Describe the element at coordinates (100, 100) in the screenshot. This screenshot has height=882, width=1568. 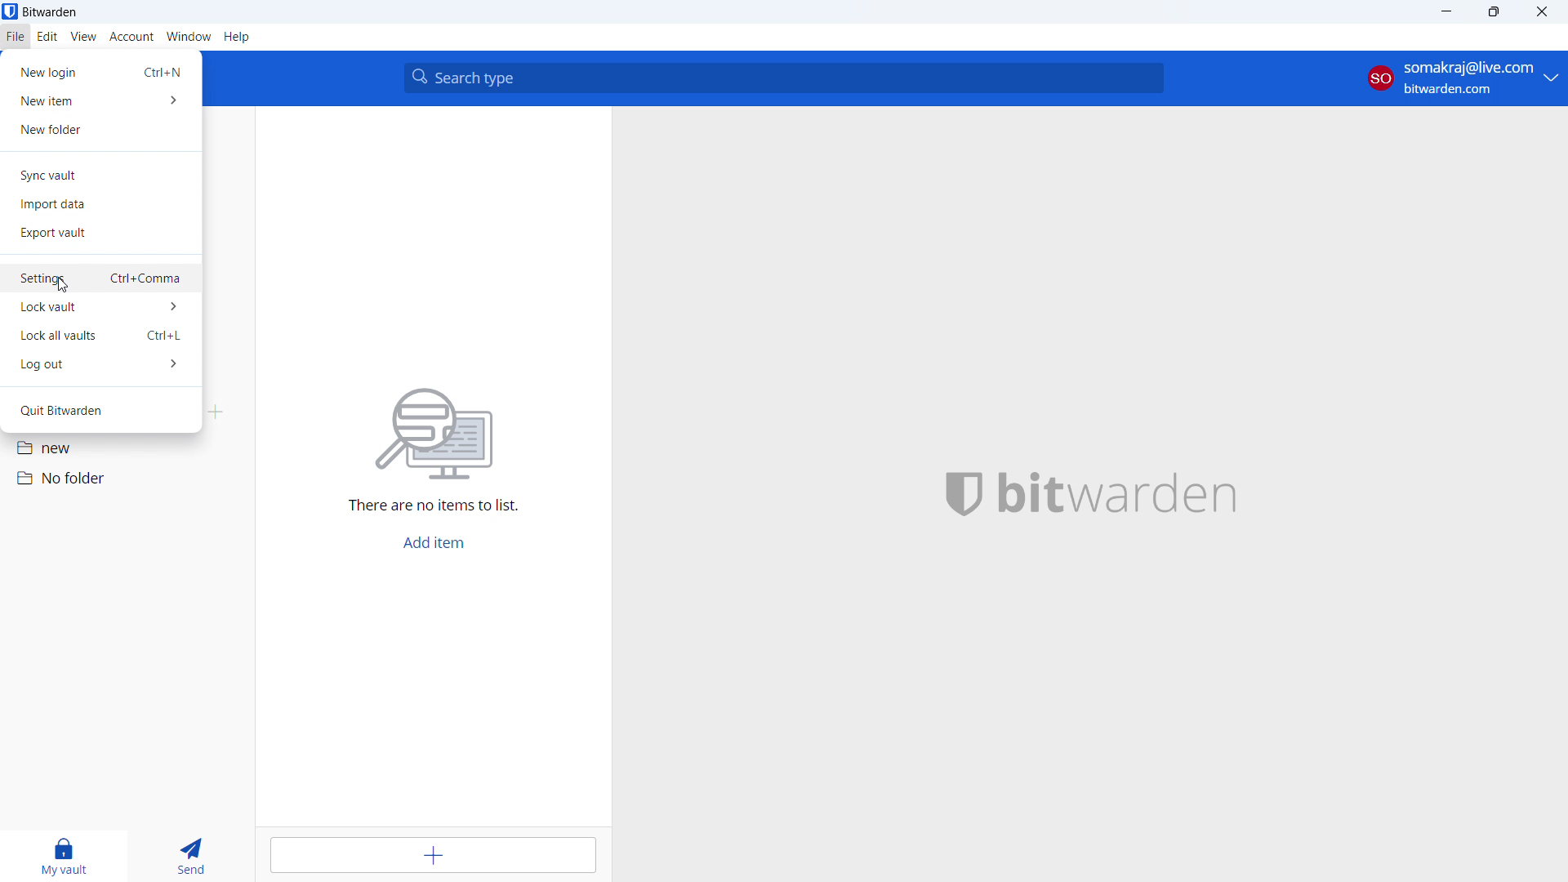
I see `new item` at that location.